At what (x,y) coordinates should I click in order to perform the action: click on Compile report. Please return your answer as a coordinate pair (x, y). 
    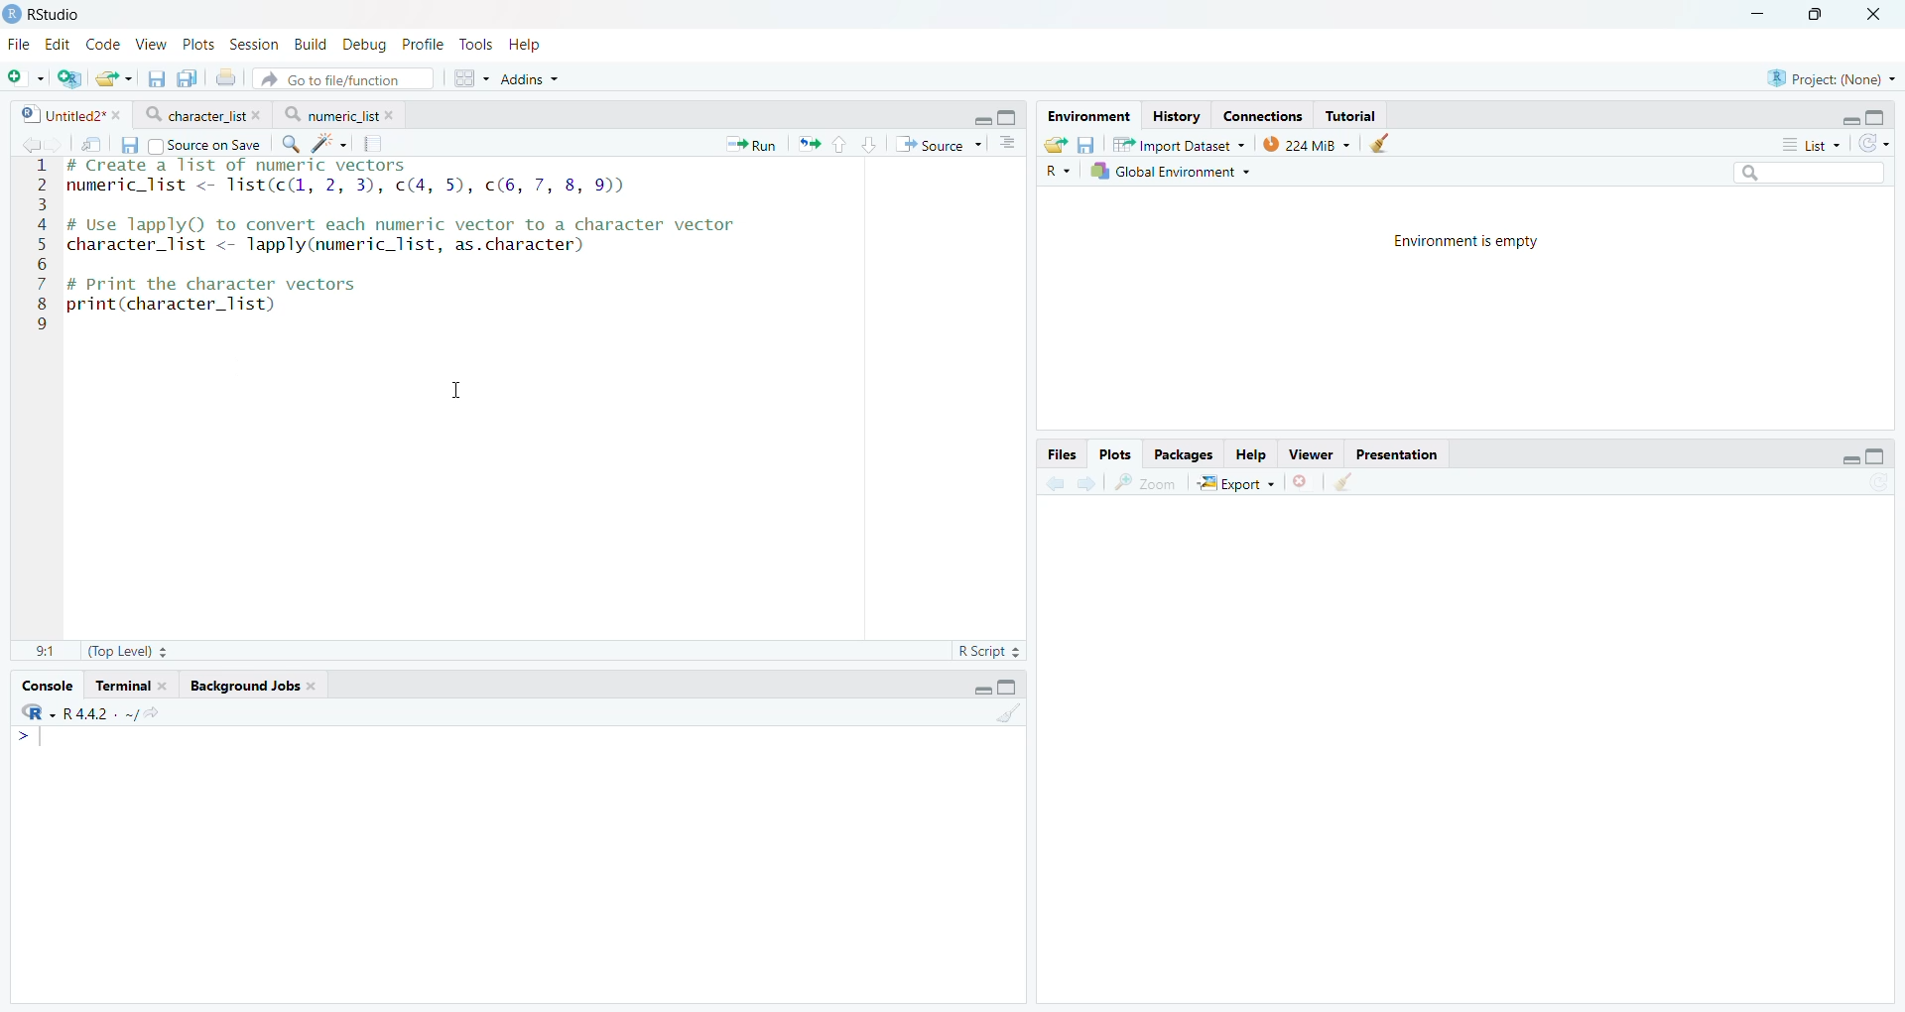
    Looking at the image, I should click on (375, 143).